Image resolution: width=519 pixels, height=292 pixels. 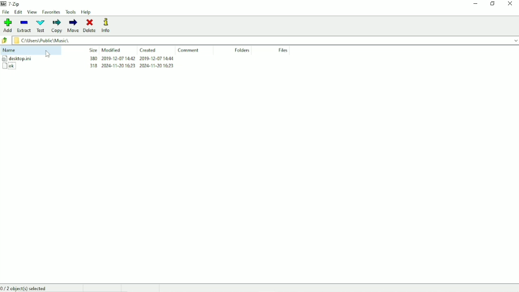 What do you see at coordinates (41, 26) in the screenshot?
I see `Test` at bounding box center [41, 26].